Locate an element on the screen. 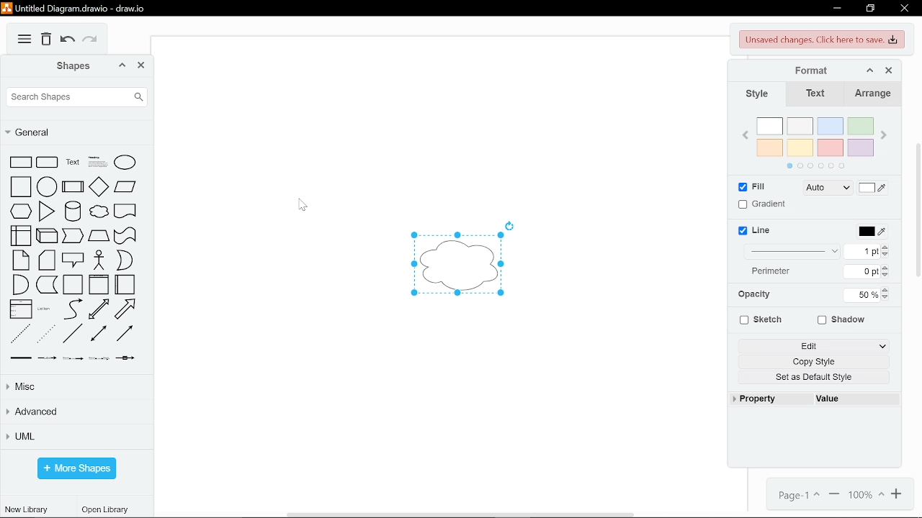 This screenshot has width=922, height=518. general is located at coordinates (76, 134).